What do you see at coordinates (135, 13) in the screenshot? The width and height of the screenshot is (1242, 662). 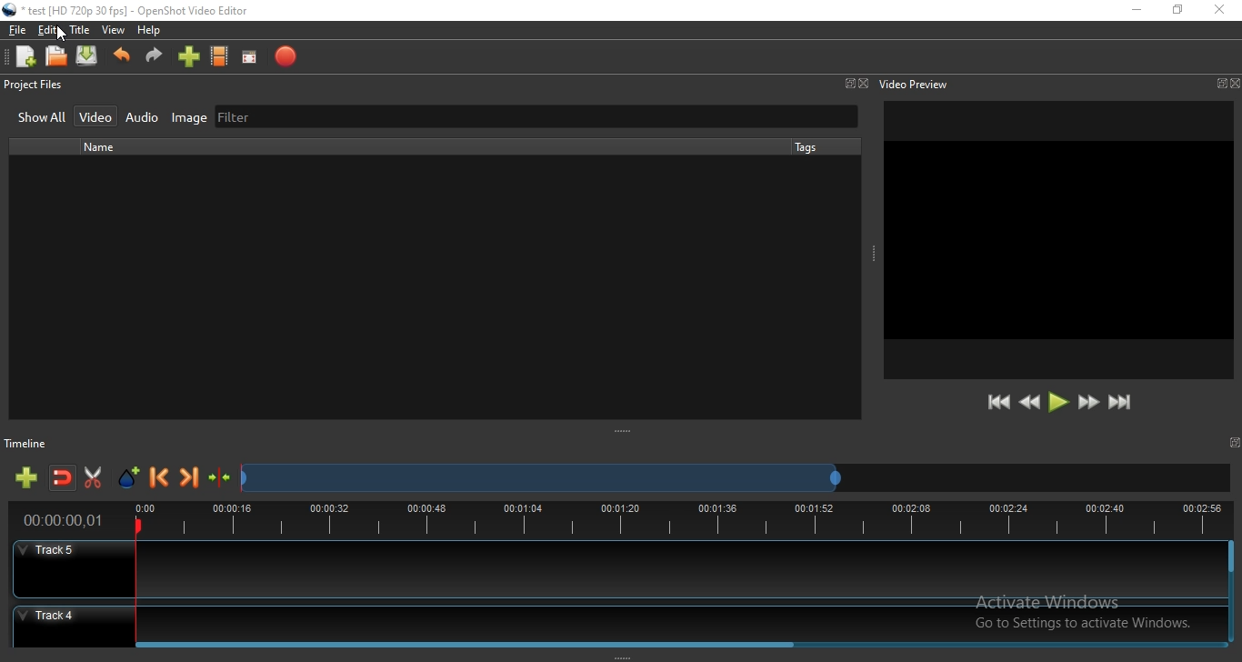 I see `" test [HD 720p 30 fps] - OpenShot Video Editor` at bounding box center [135, 13].